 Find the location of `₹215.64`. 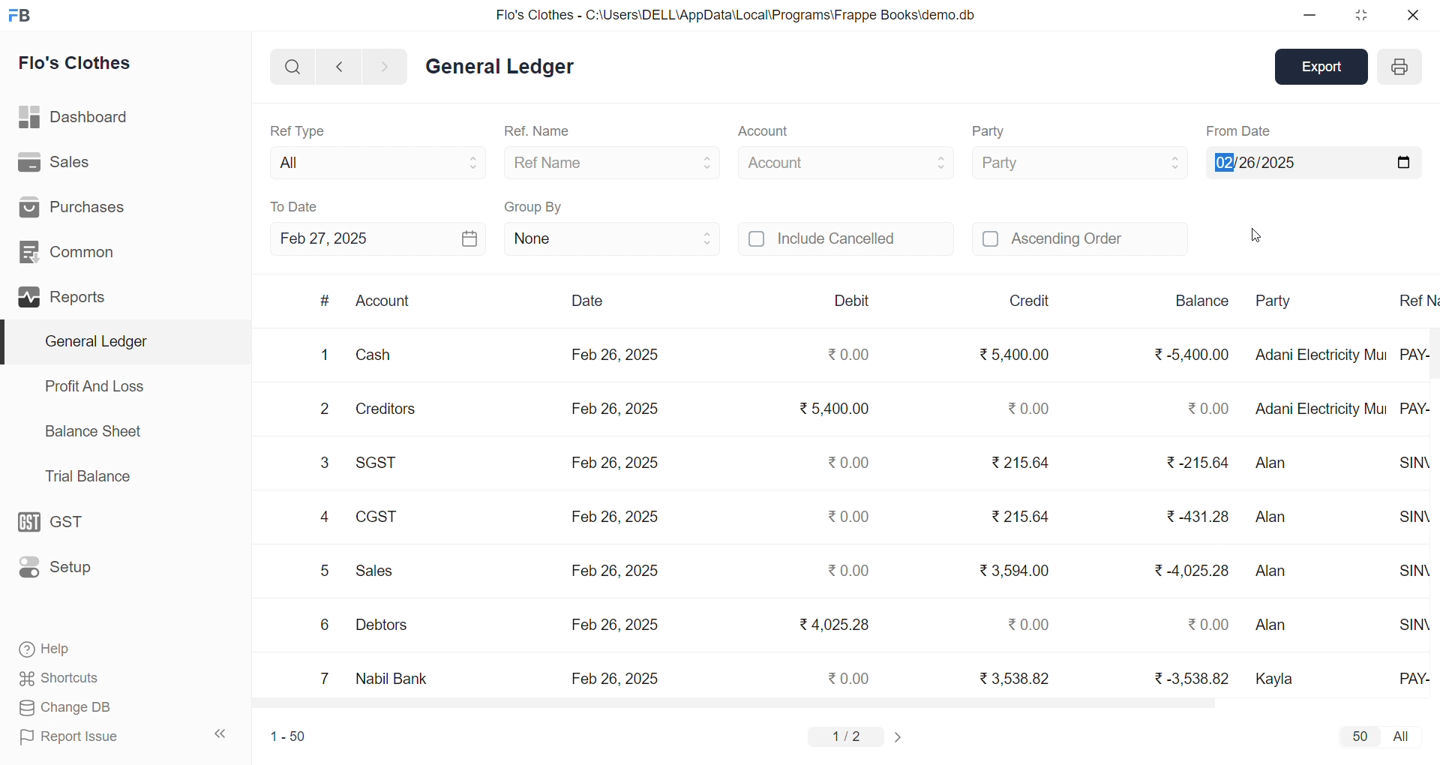

₹215.64 is located at coordinates (1021, 462).